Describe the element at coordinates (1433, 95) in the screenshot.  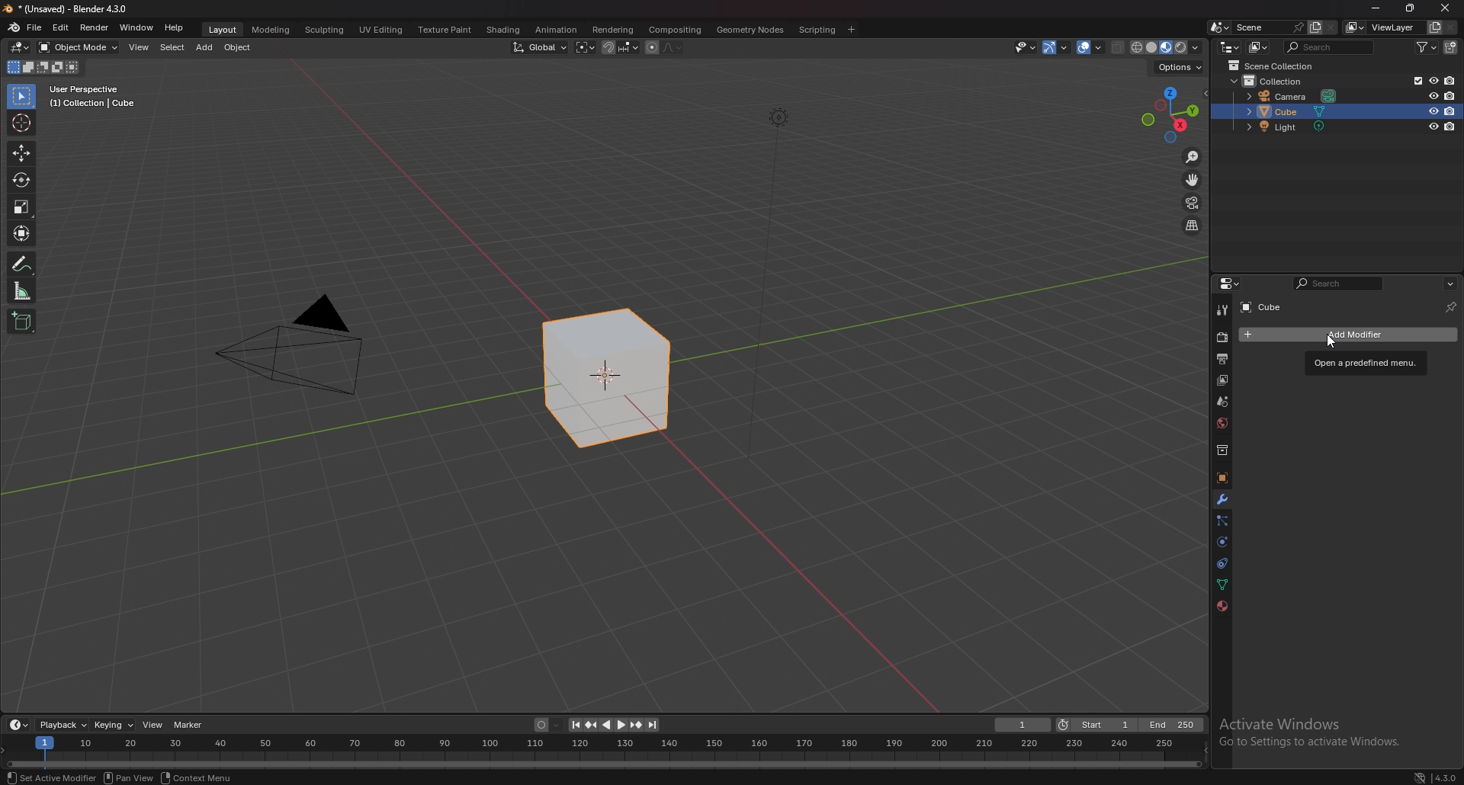
I see `hide in viewport` at that location.